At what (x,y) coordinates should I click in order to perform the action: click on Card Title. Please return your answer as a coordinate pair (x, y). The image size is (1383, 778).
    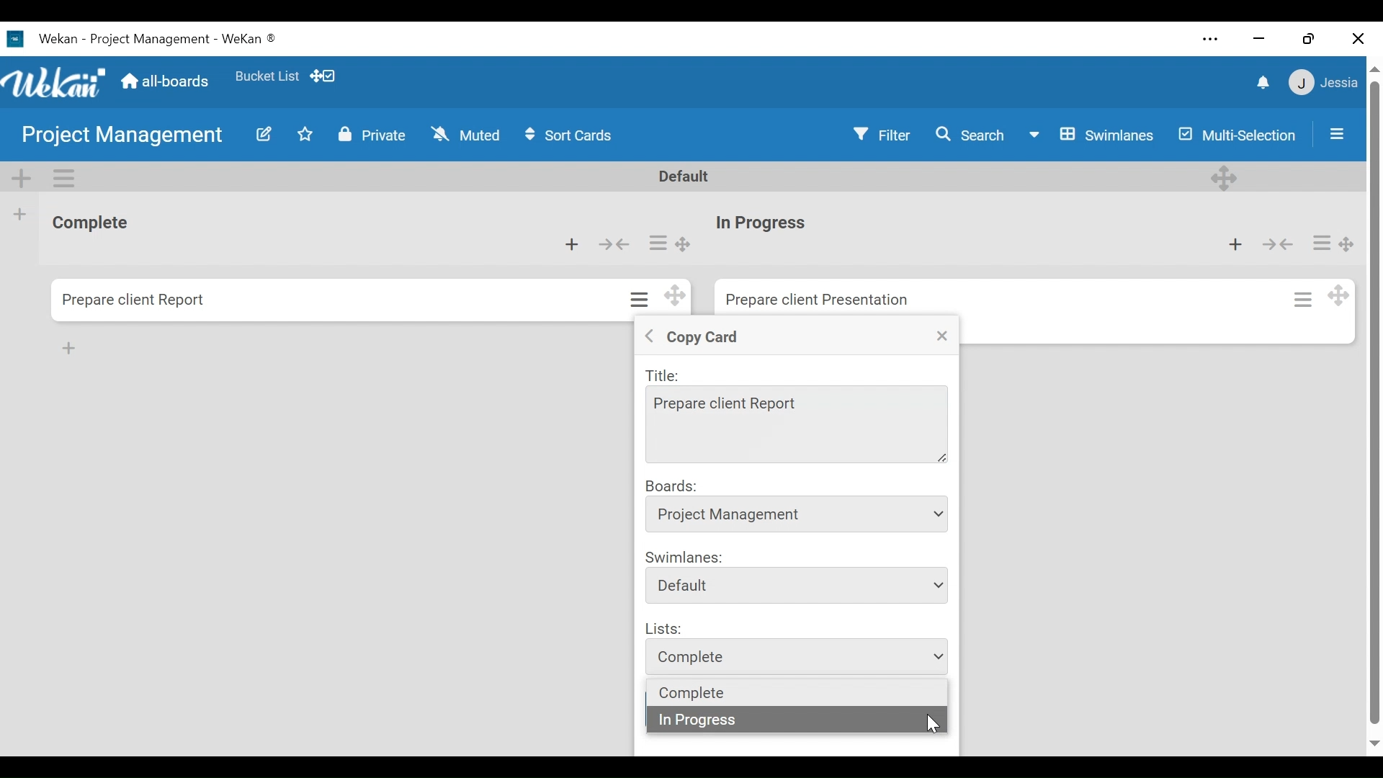
    Looking at the image, I should click on (823, 300).